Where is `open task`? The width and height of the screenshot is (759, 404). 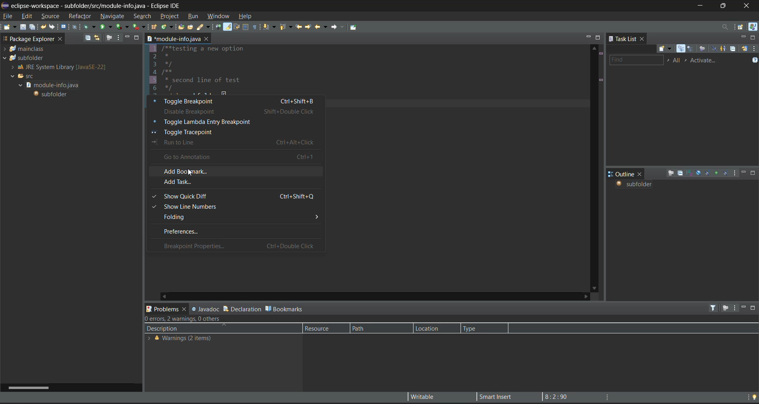 open task is located at coordinates (192, 28).